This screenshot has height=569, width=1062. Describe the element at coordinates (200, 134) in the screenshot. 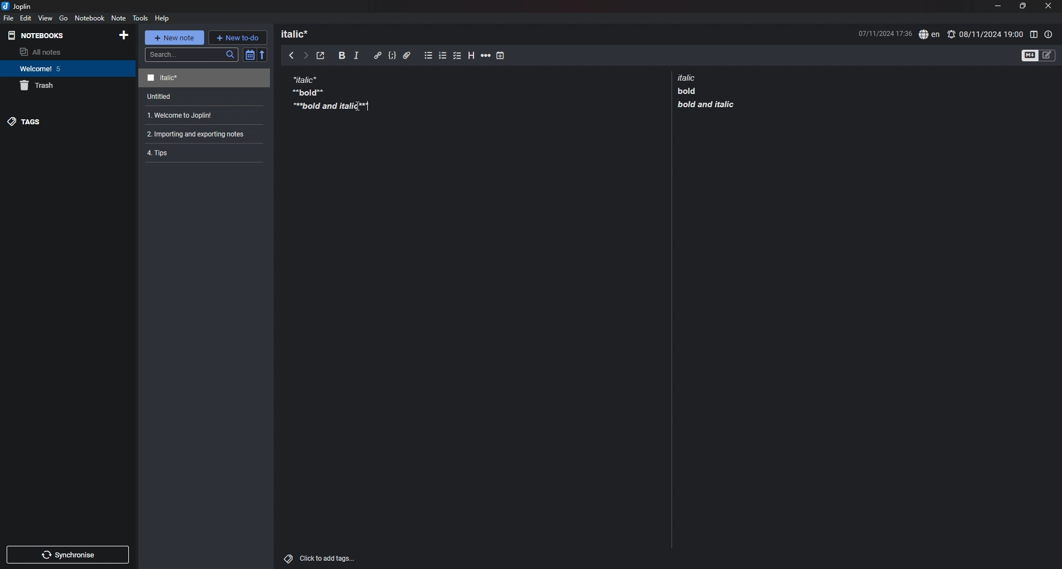

I see `note` at that location.